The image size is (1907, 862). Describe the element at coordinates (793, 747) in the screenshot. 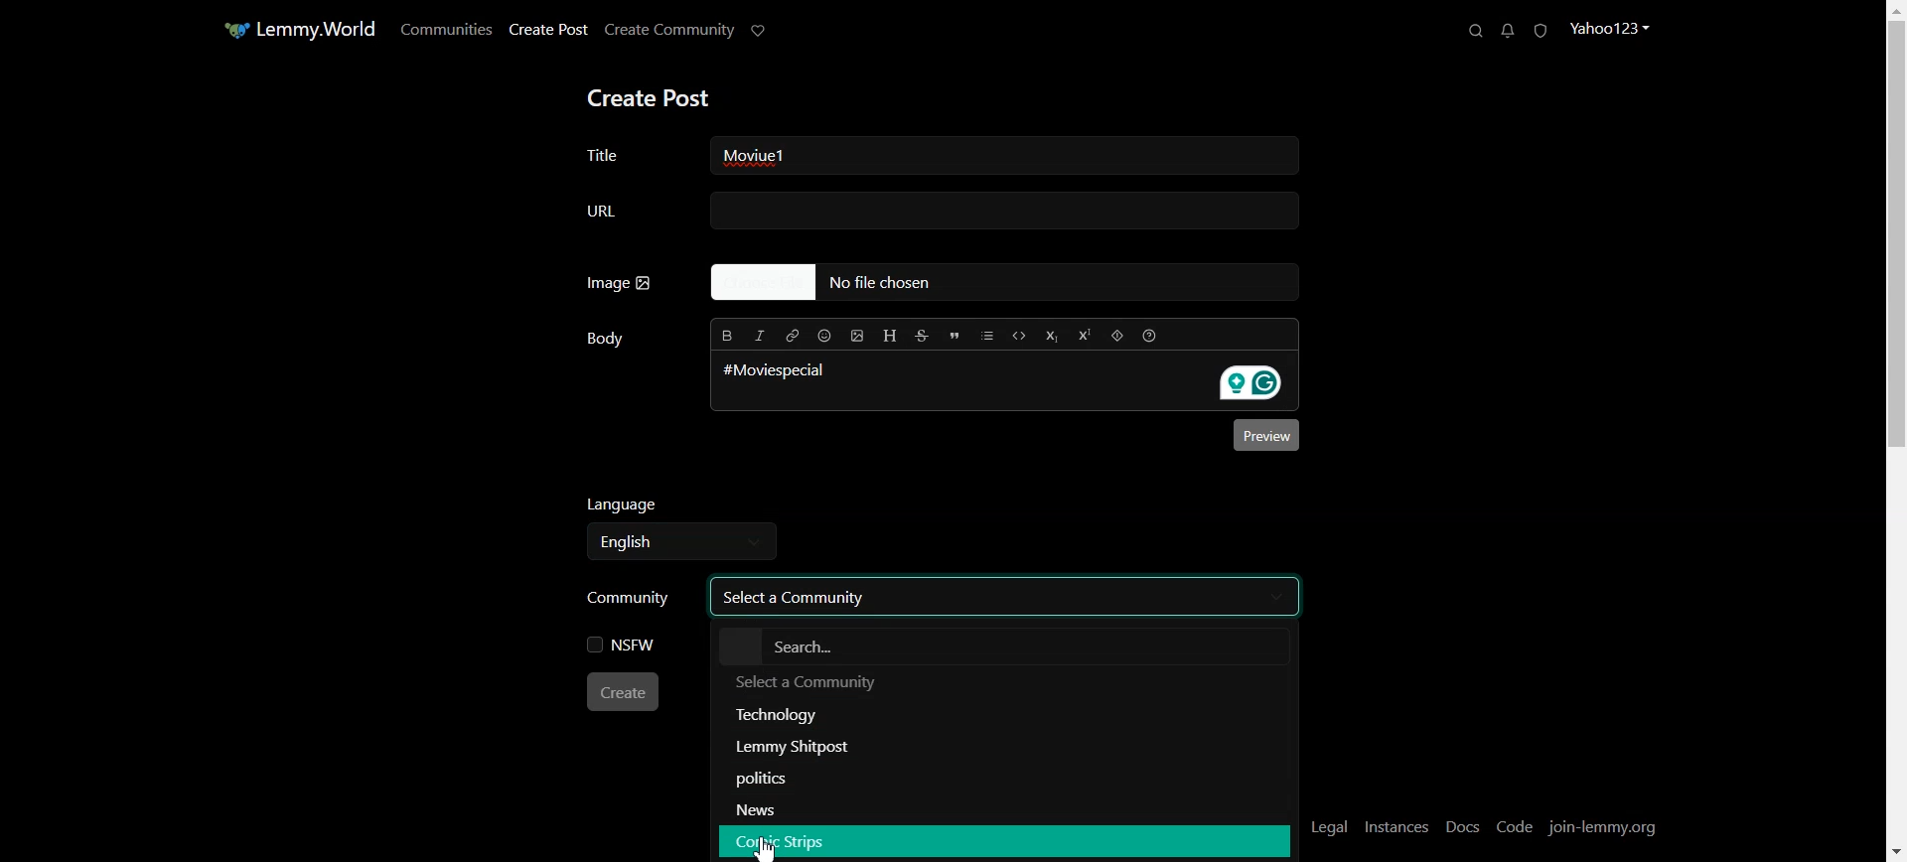

I see `Lemmy Shitpost` at that location.